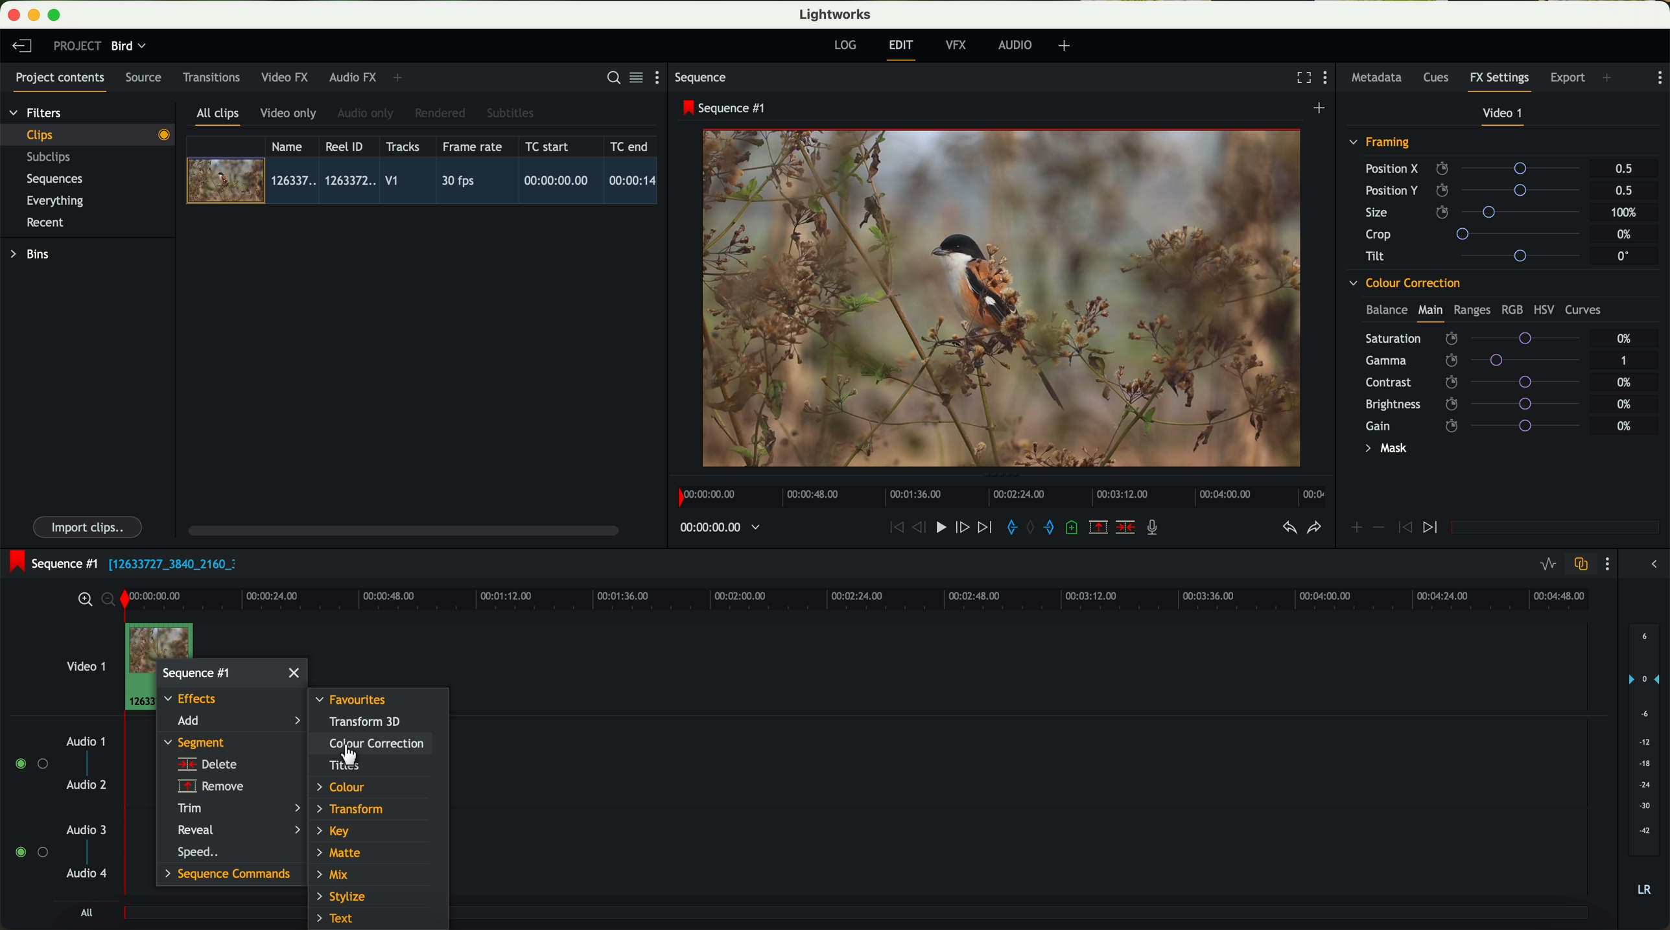 The image size is (1670, 930). What do you see at coordinates (609, 78) in the screenshot?
I see `search for assets or bins` at bounding box center [609, 78].